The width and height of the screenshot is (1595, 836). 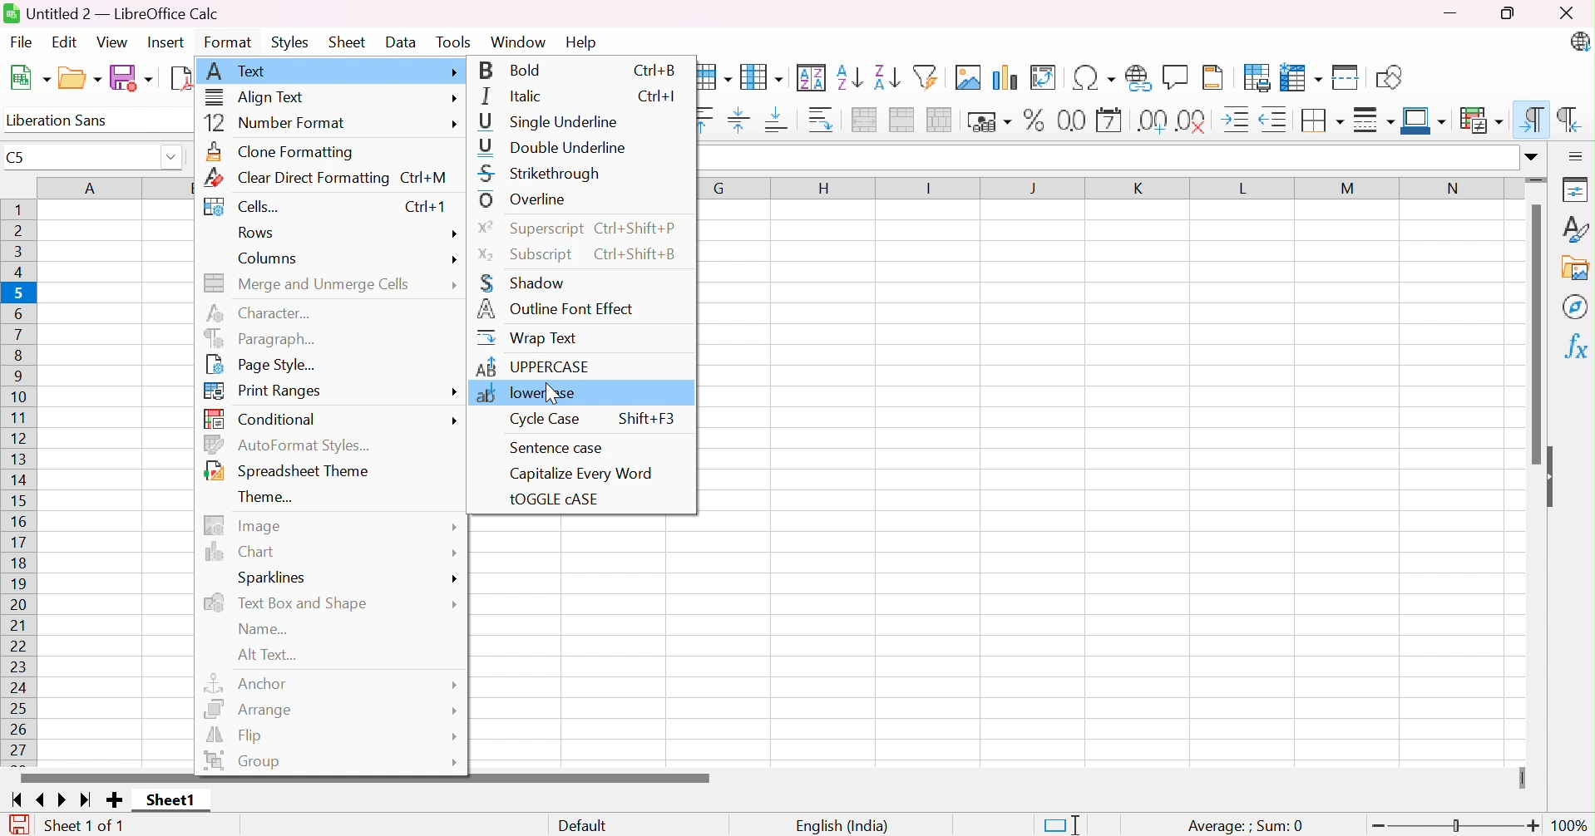 What do you see at coordinates (990, 120) in the screenshot?
I see `Format as Currency` at bounding box center [990, 120].